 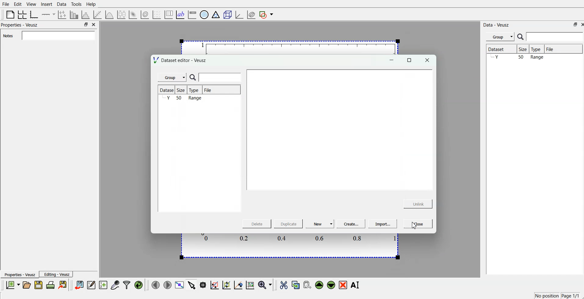 What do you see at coordinates (550, 37) in the screenshot?
I see `search bar` at bounding box center [550, 37].